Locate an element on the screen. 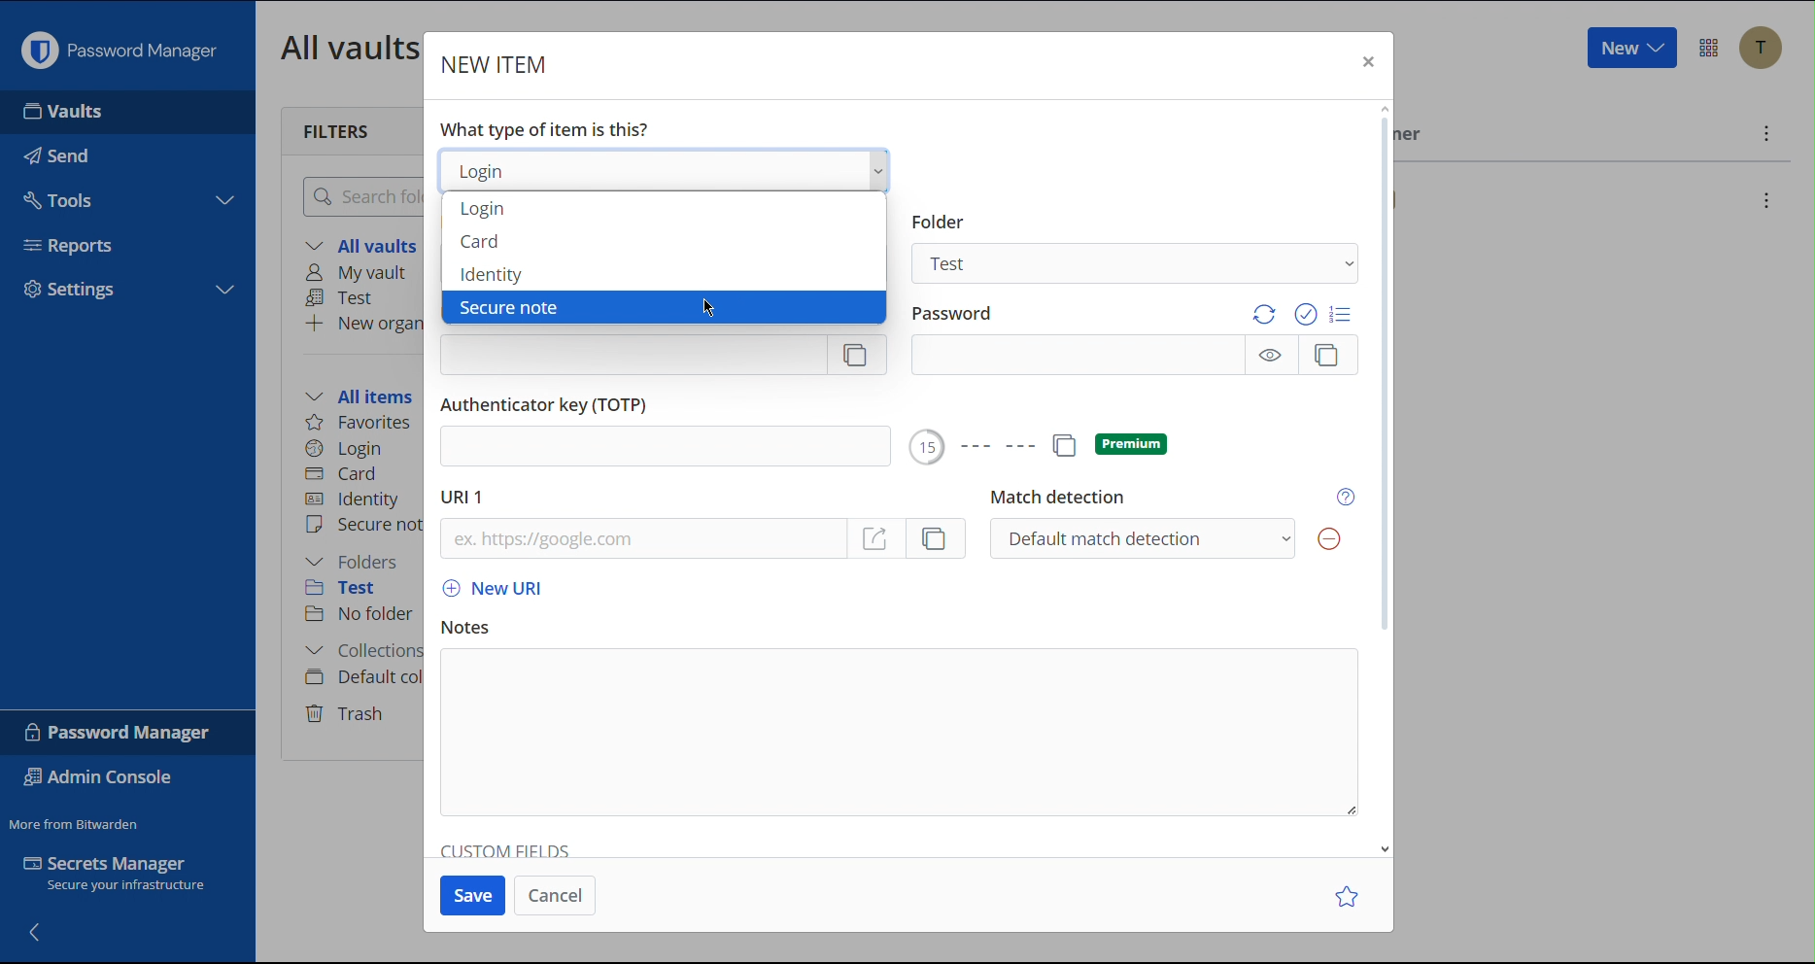 The image size is (1815, 964). More from Bitwarden is located at coordinates (77, 820).